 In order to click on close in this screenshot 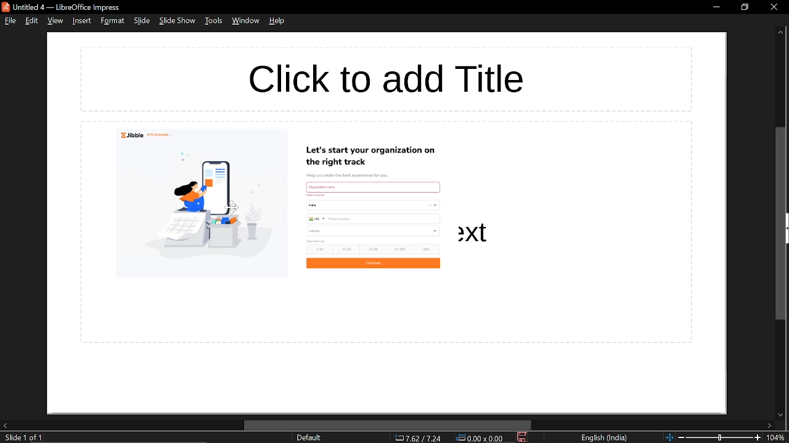, I will do `click(774, 7)`.